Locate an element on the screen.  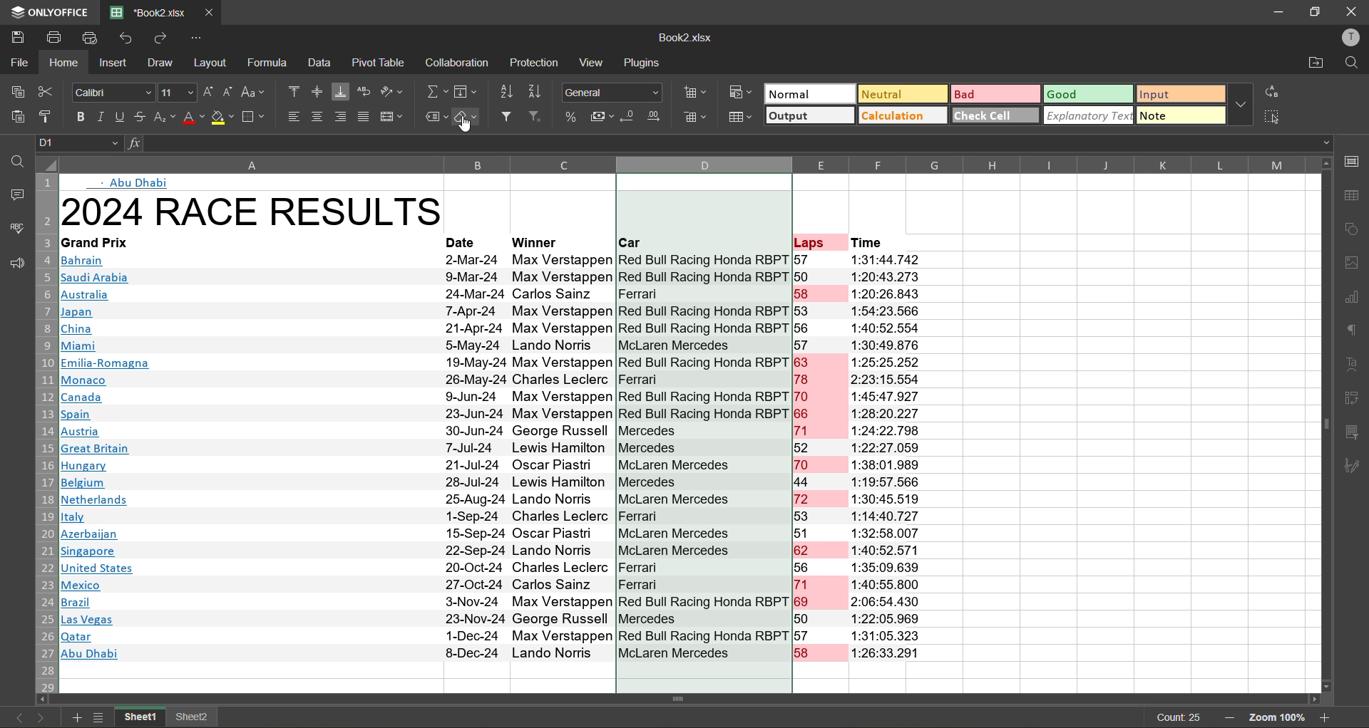
Canada 9.Jun-24 Max Verstappen Red Bull Racing Honda RBPT 70 1:45:47 .927 is located at coordinates (489, 397).